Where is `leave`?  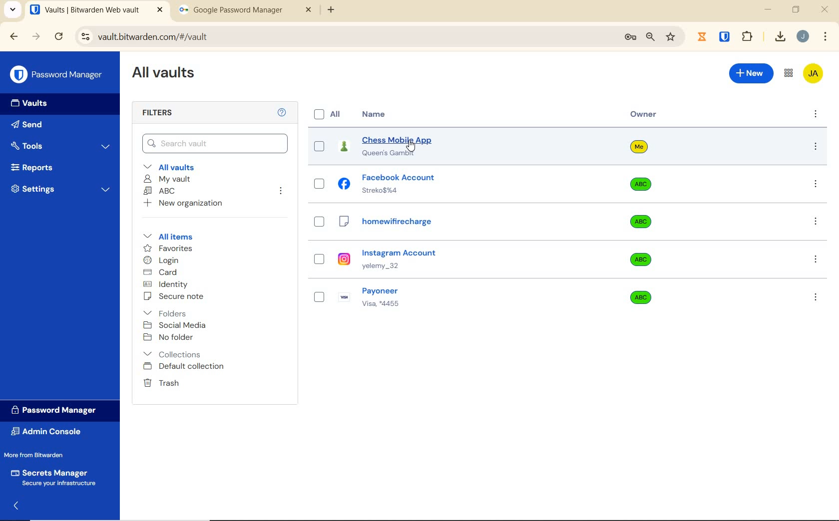
leave is located at coordinates (280, 192).